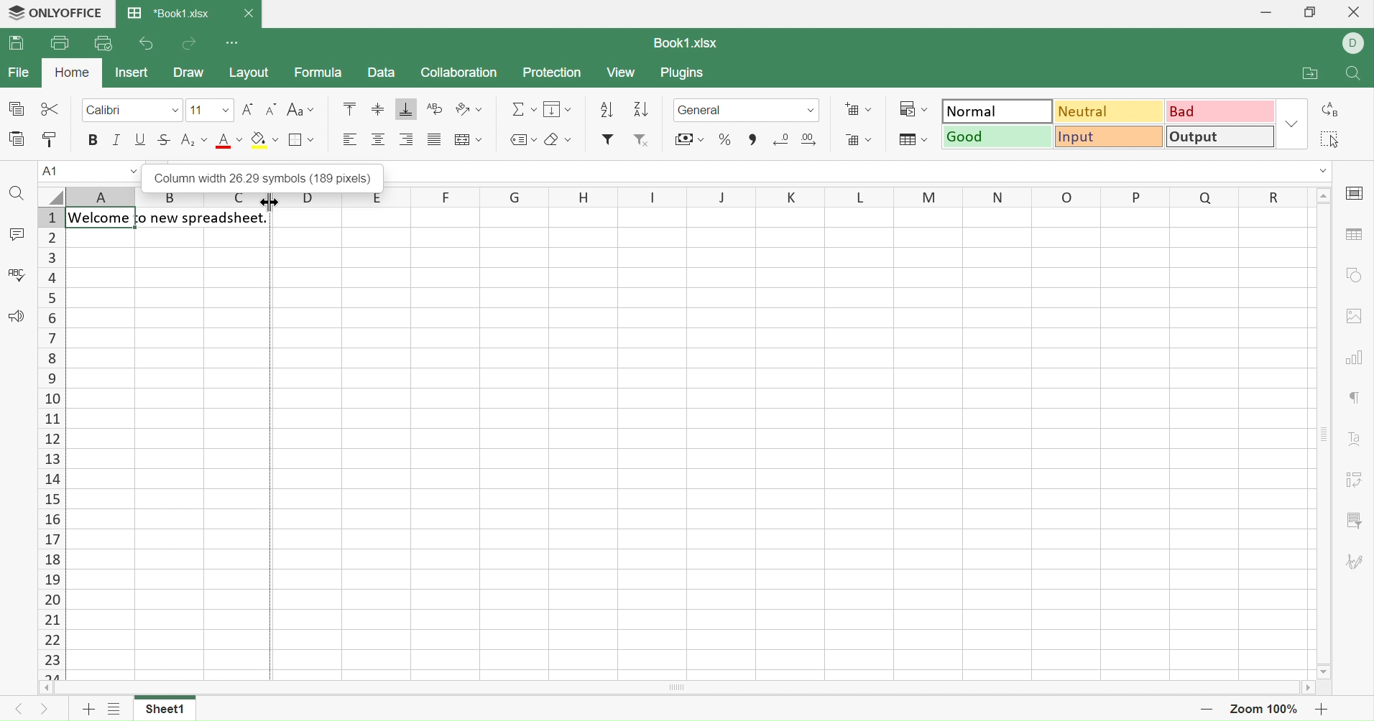  Describe the element at coordinates (1111, 137) in the screenshot. I see `Input` at that location.